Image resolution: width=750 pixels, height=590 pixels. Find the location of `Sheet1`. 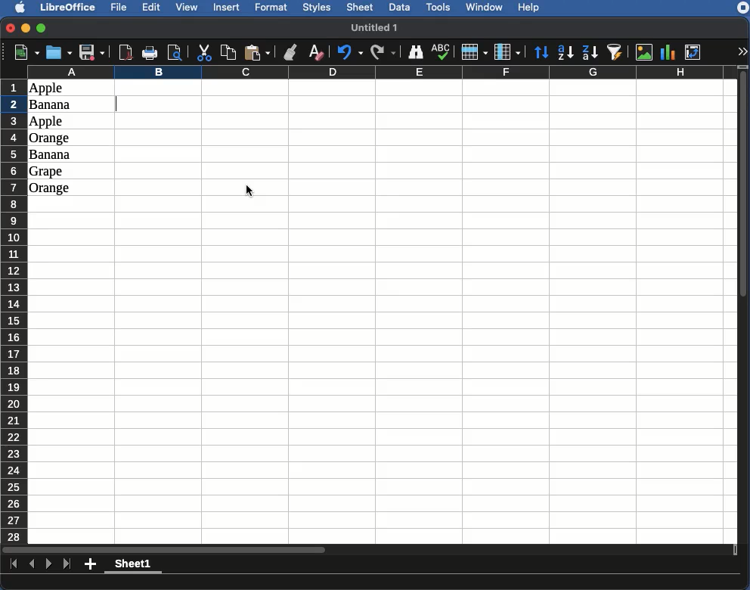

Sheet1 is located at coordinates (134, 566).